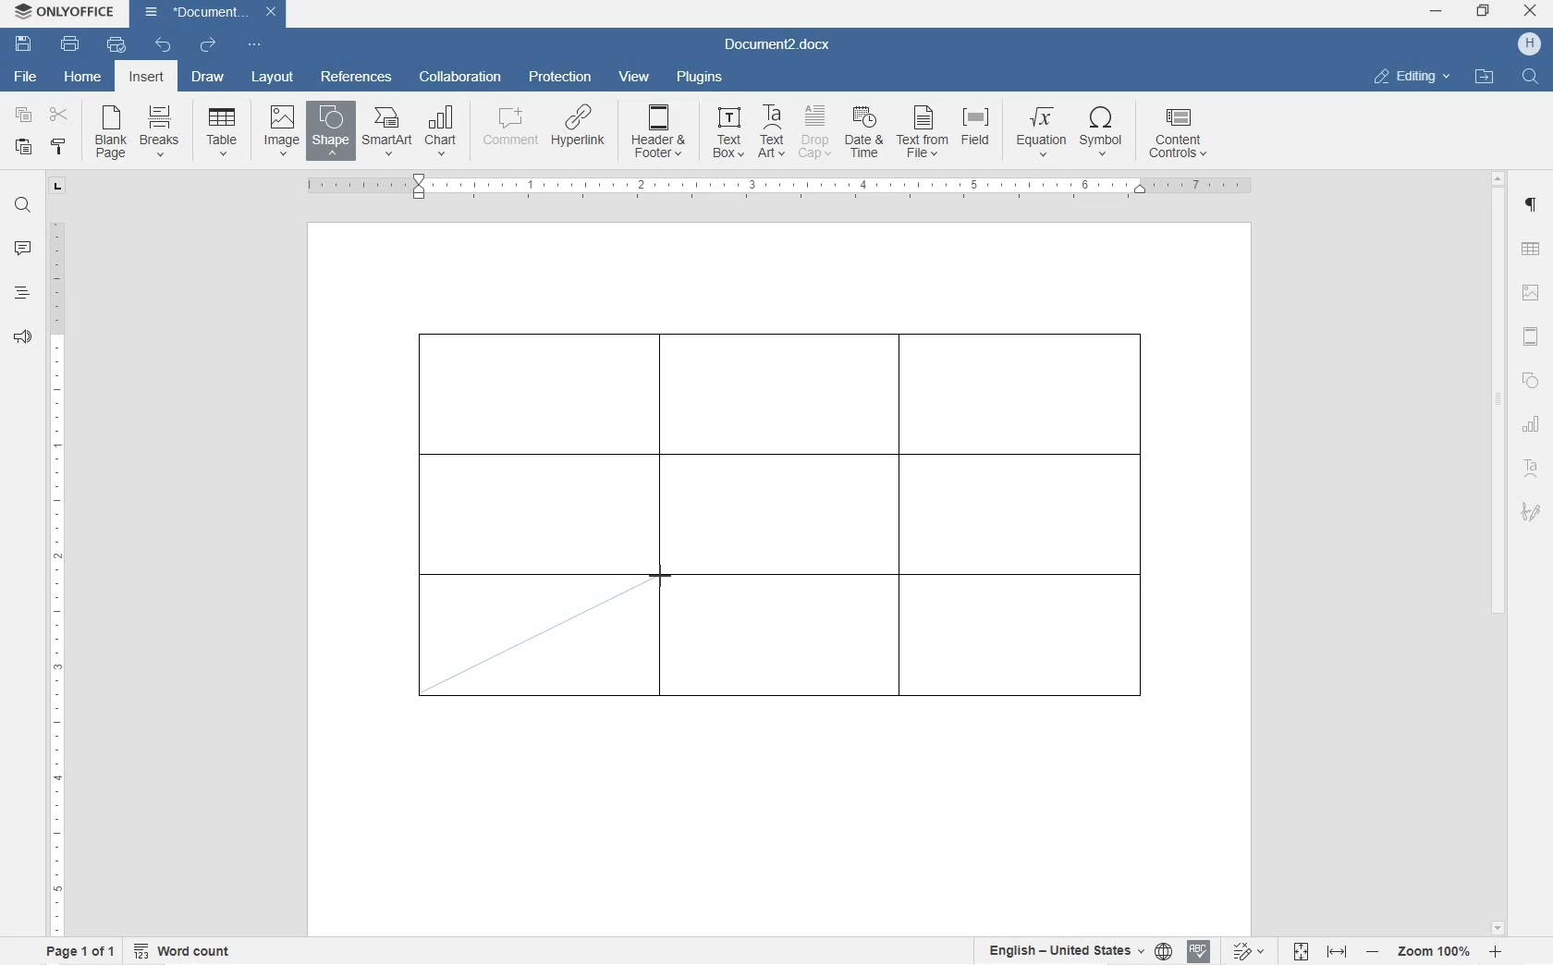  What do you see at coordinates (1530, 294) in the screenshot?
I see `image settings` at bounding box center [1530, 294].